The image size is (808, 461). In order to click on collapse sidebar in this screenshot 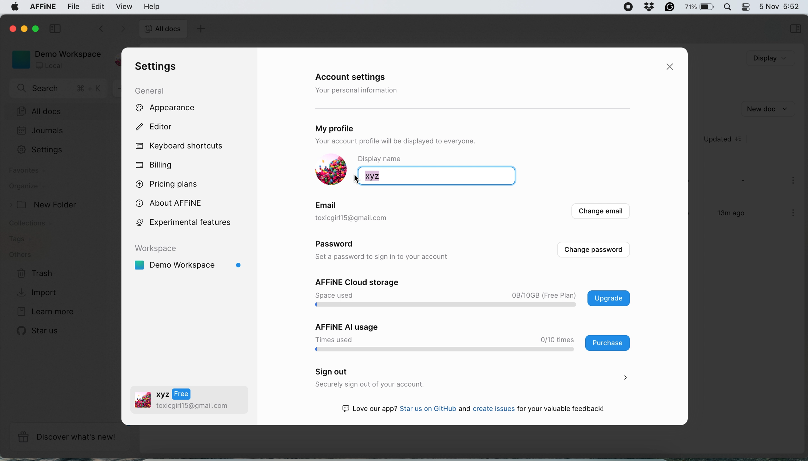, I will do `click(57, 28)`.